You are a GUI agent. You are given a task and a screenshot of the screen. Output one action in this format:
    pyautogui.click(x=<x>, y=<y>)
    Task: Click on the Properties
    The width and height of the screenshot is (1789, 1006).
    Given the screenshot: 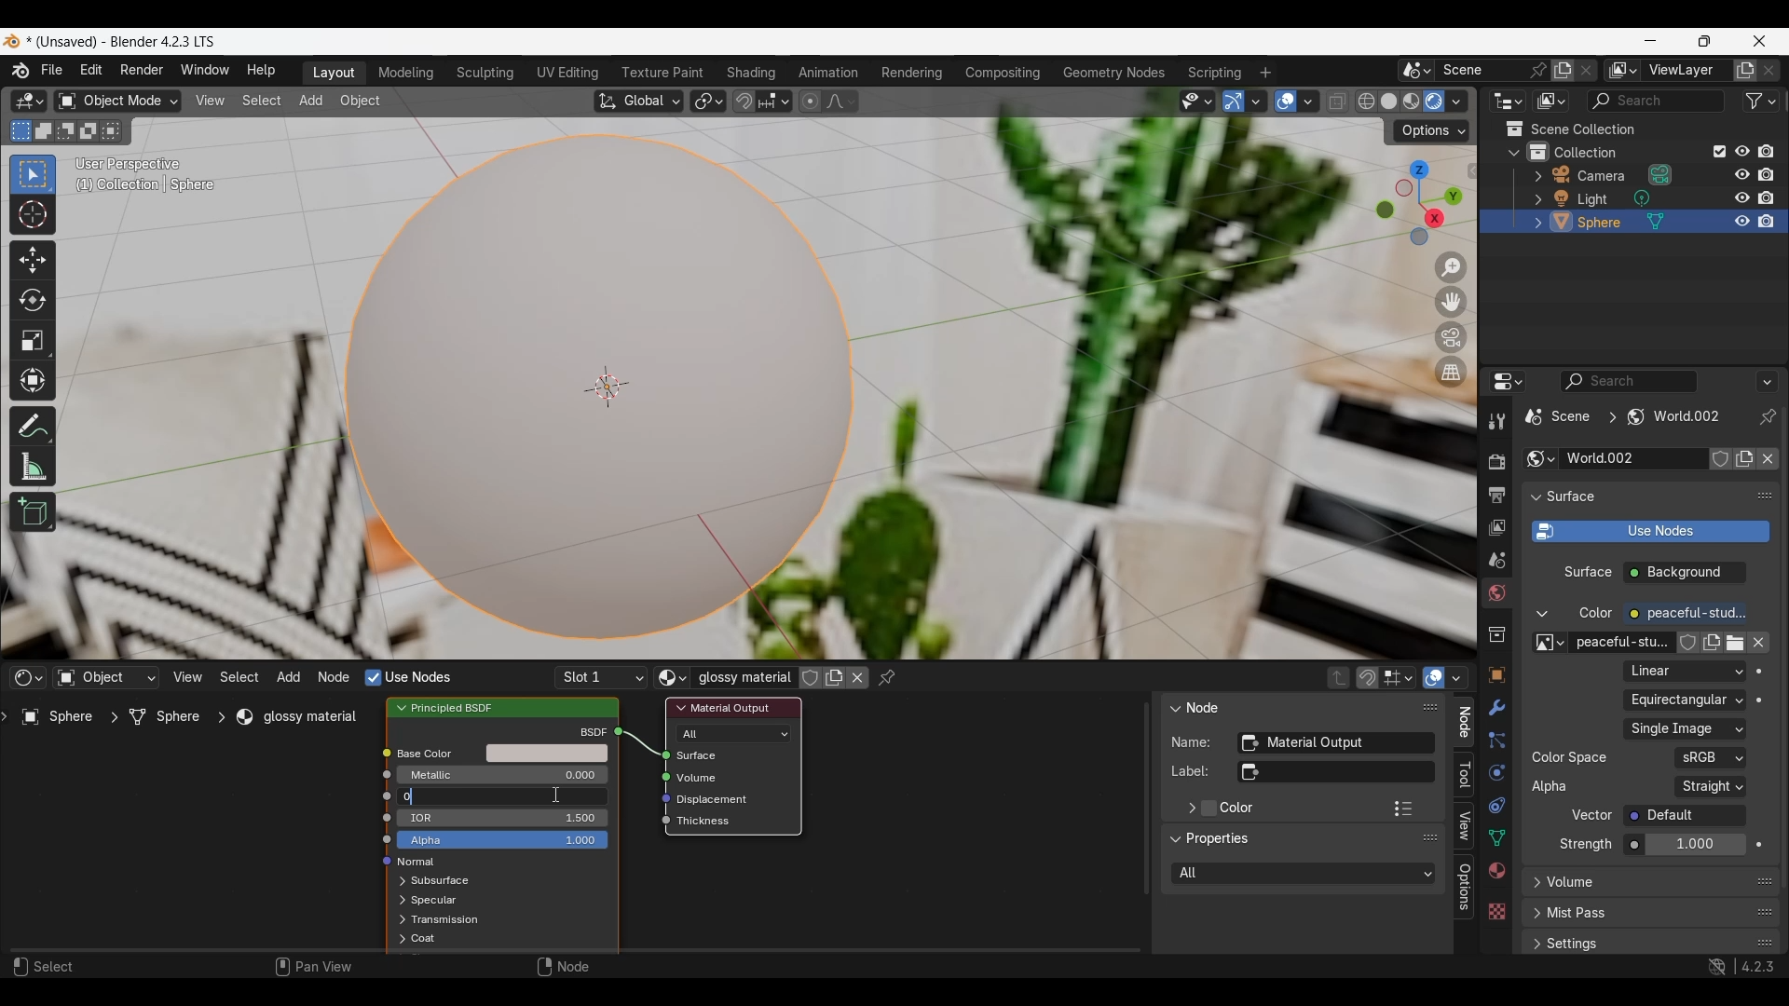 What is the action you would take?
    pyautogui.click(x=1219, y=840)
    